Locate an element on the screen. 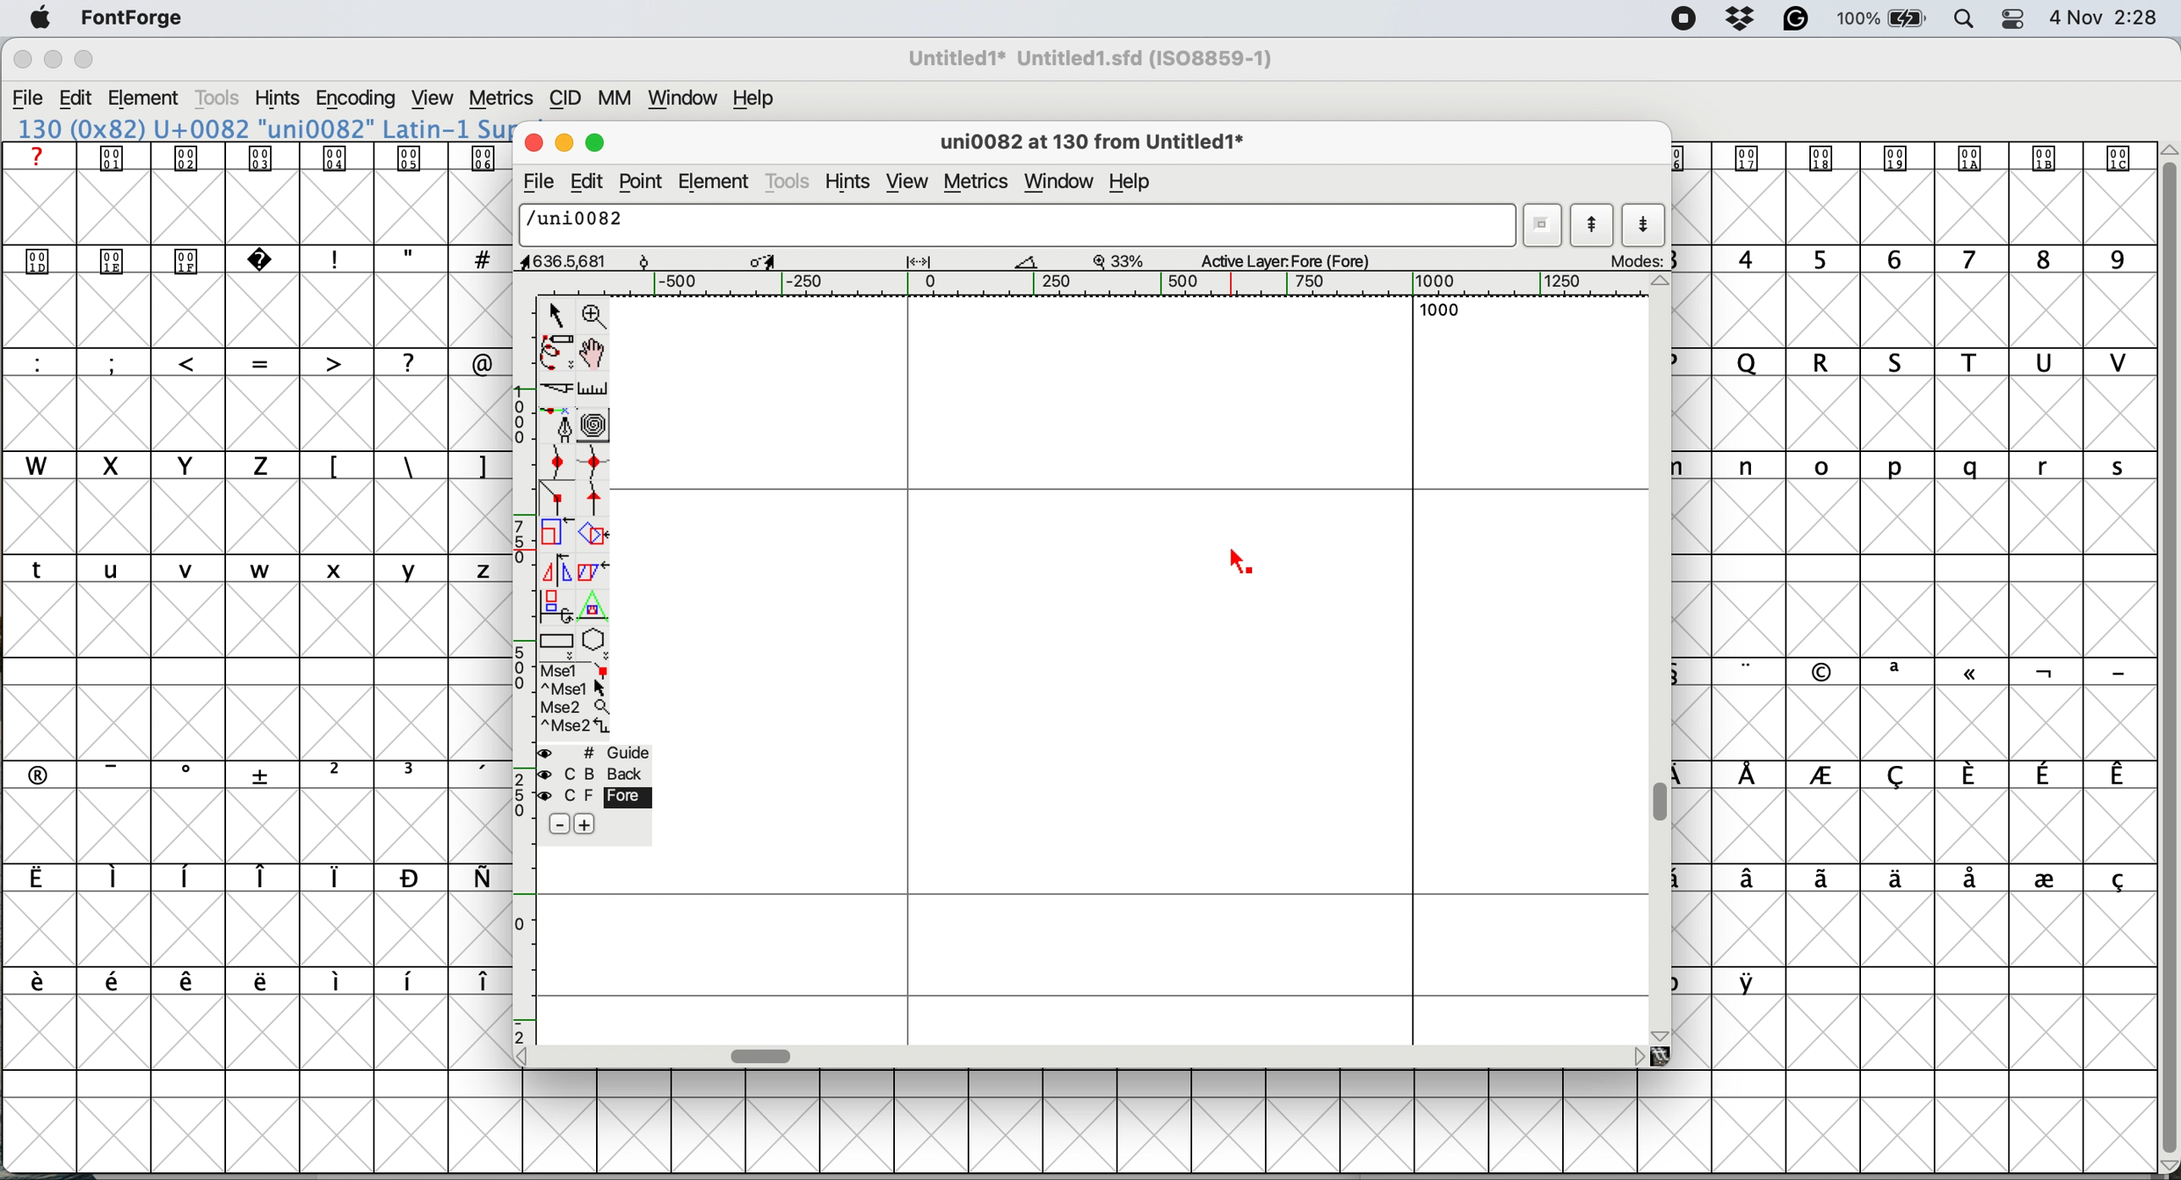  special characters is located at coordinates (257, 361).